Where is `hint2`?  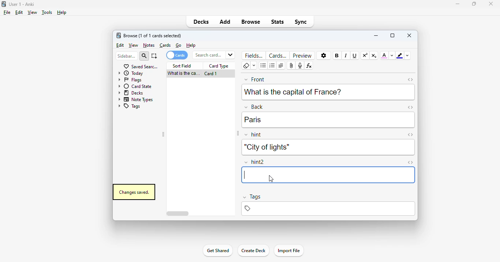 hint2 is located at coordinates (255, 162).